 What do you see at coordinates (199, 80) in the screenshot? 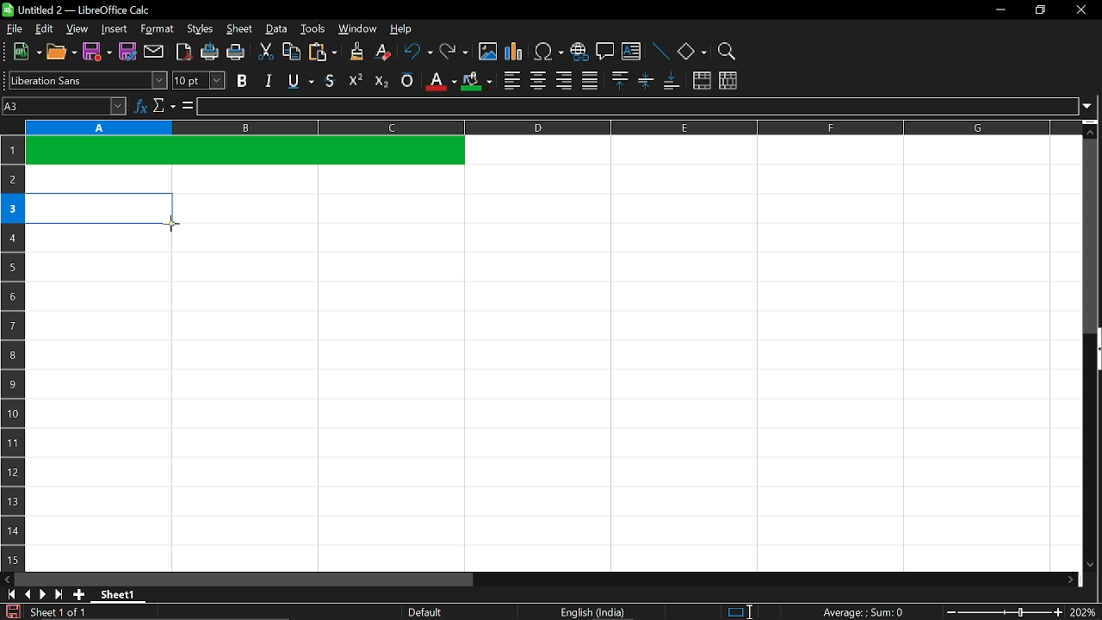
I see `text size` at bounding box center [199, 80].